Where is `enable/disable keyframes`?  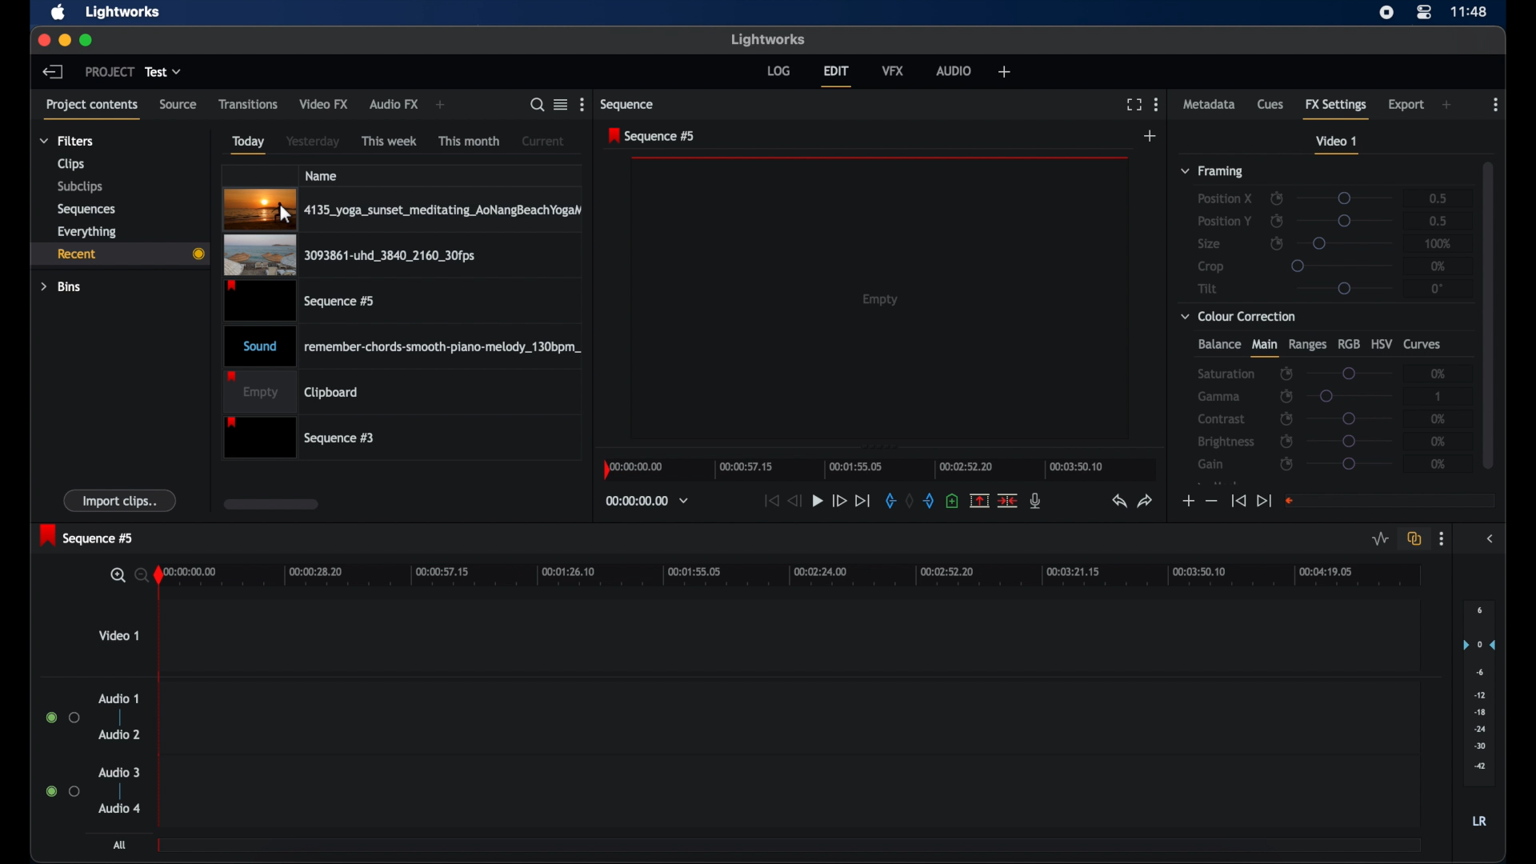 enable/disable keyframes is located at coordinates (1276, 198).